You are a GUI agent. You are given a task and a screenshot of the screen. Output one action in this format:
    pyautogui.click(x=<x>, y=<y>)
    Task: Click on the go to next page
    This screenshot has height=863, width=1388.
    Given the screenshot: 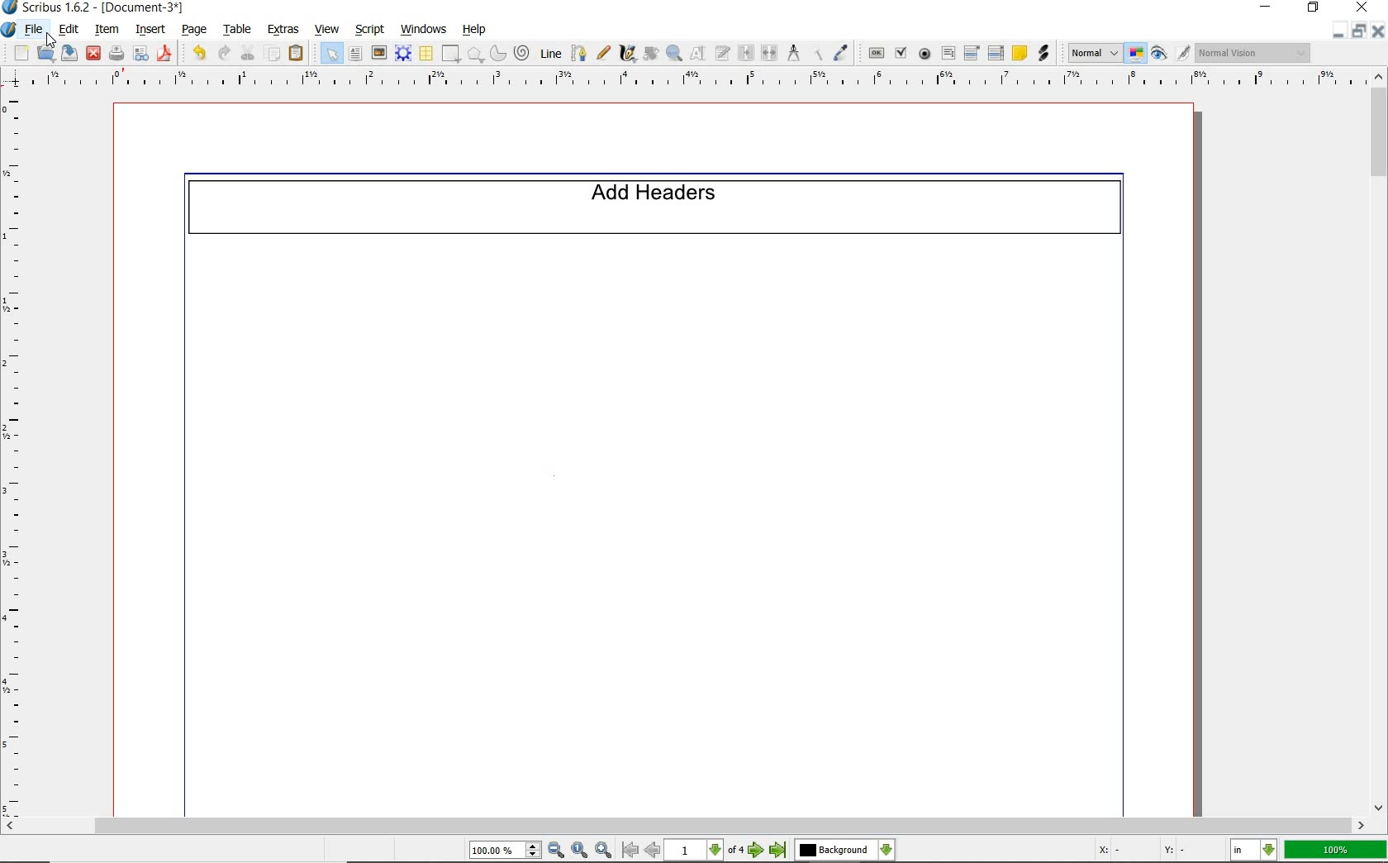 What is the action you would take?
    pyautogui.click(x=758, y=851)
    